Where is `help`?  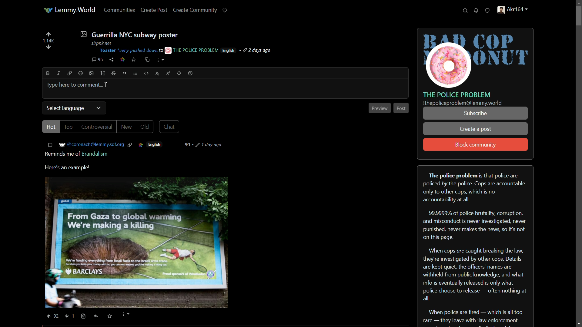
help is located at coordinates (190, 73).